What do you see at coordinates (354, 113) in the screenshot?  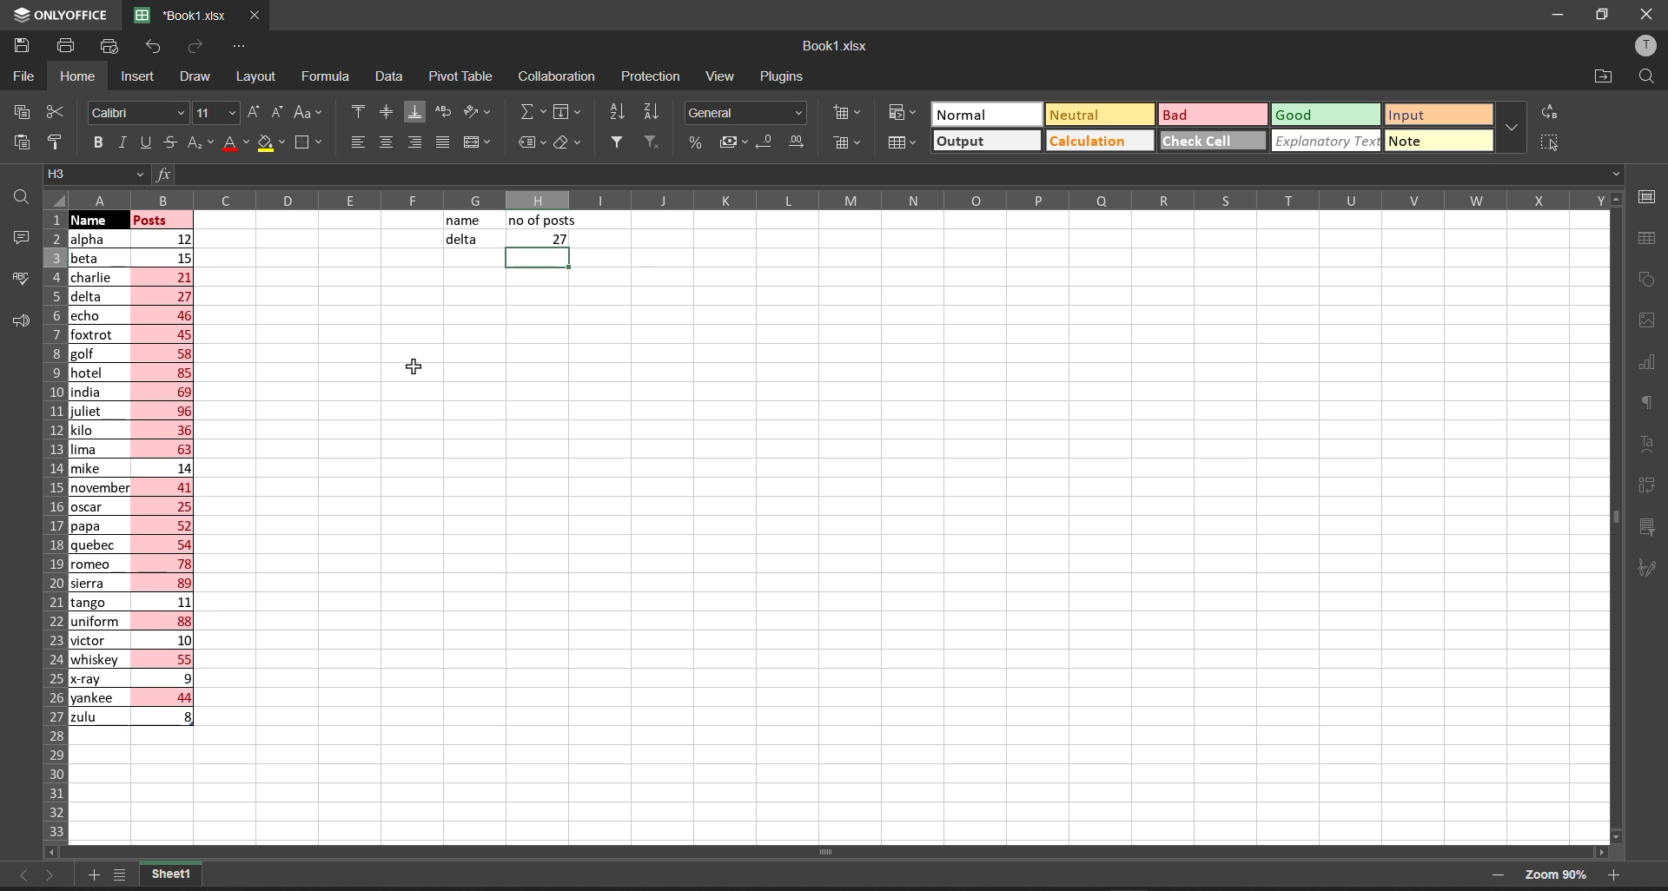 I see `align top` at bounding box center [354, 113].